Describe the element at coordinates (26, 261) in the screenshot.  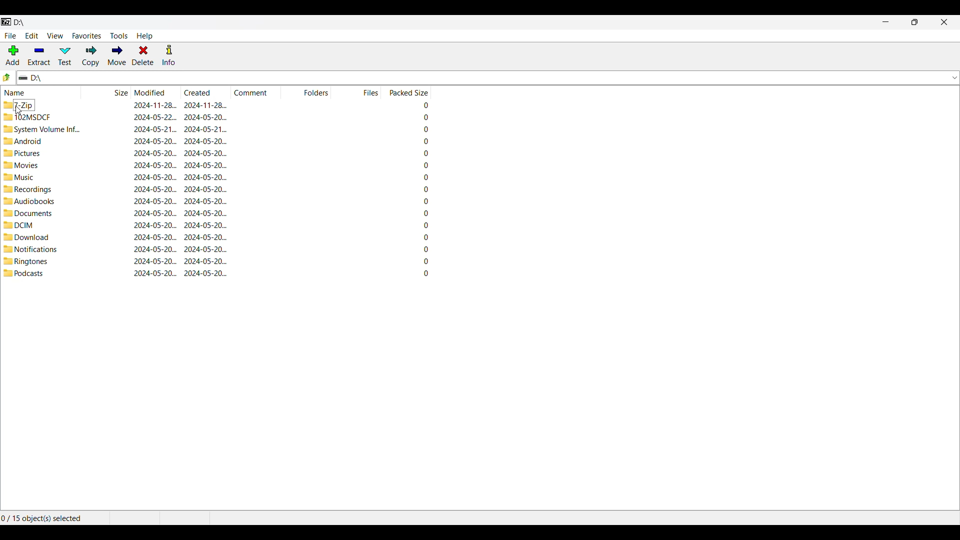
I see `folder` at that location.